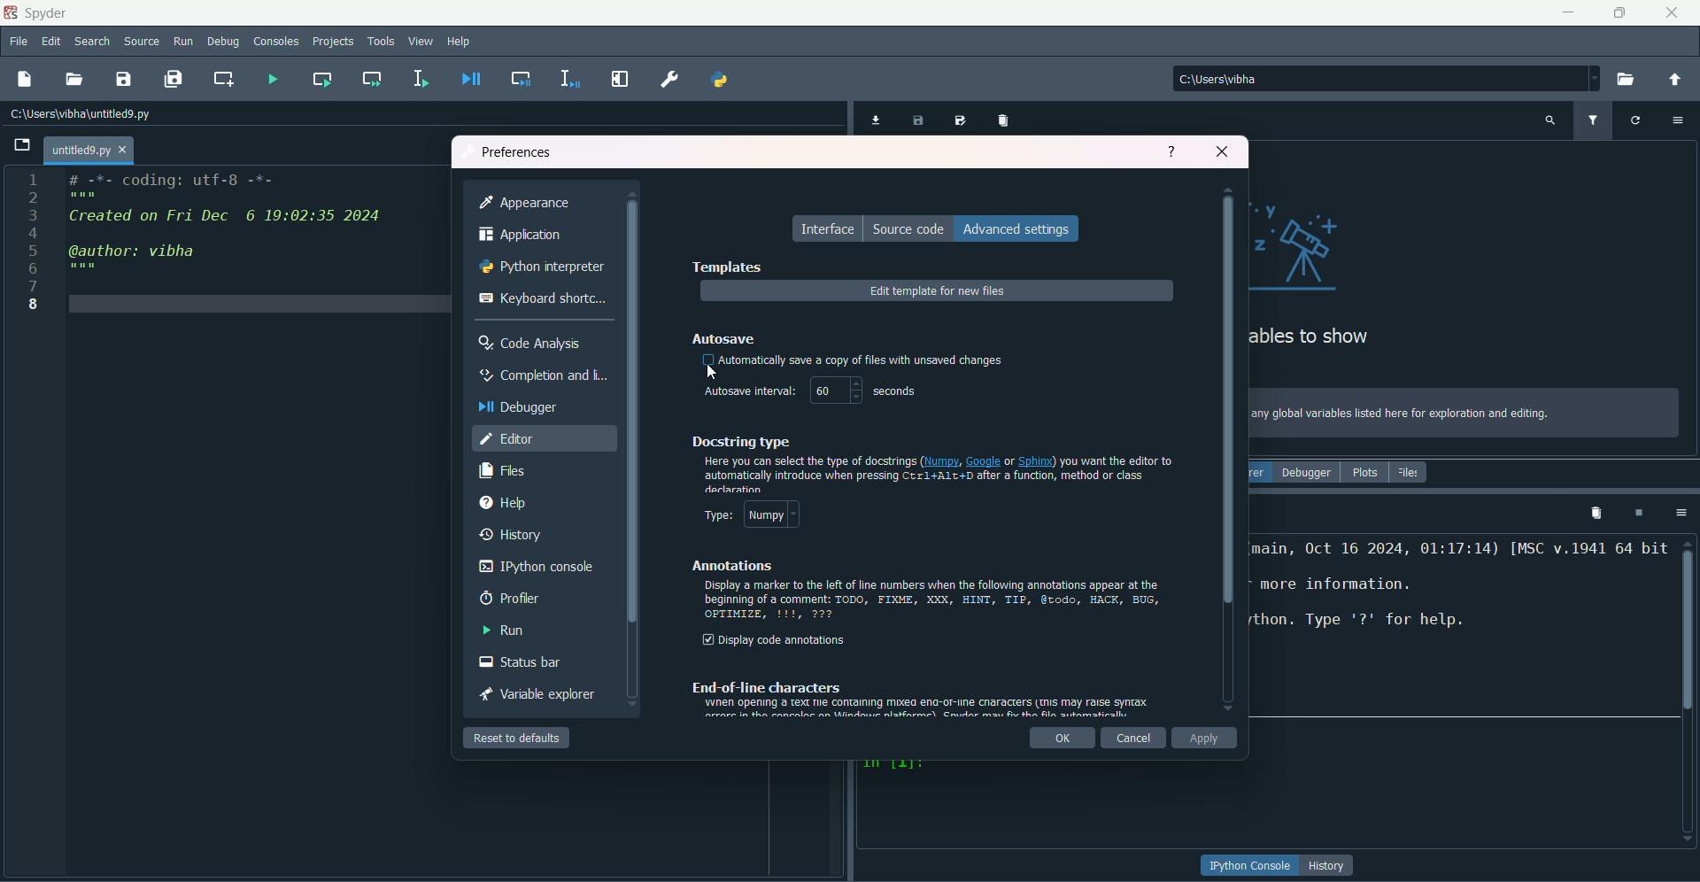 The width and height of the screenshot is (1700, 882). I want to click on pythonpath manager, so click(722, 81).